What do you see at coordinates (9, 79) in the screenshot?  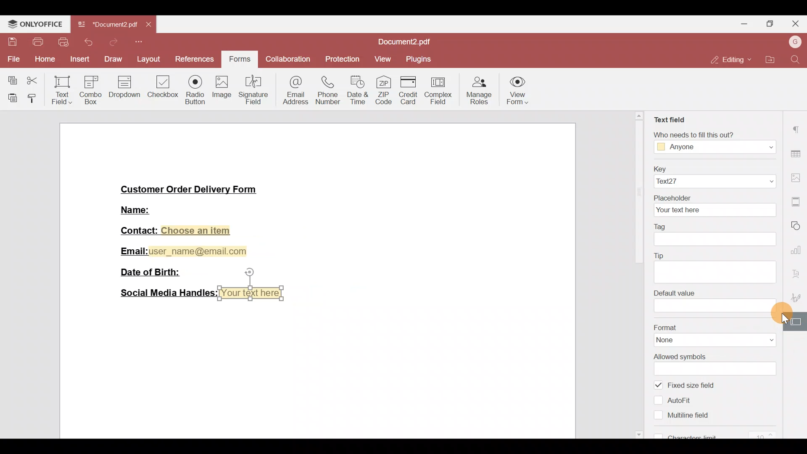 I see `Copy` at bounding box center [9, 79].